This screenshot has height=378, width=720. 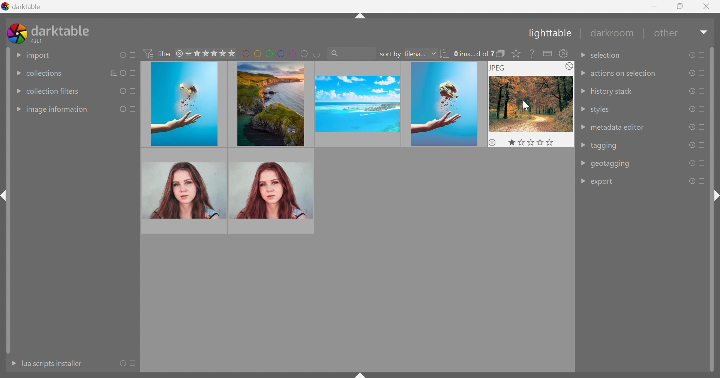 I want to click on shift+ctrl+t, so click(x=359, y=17).